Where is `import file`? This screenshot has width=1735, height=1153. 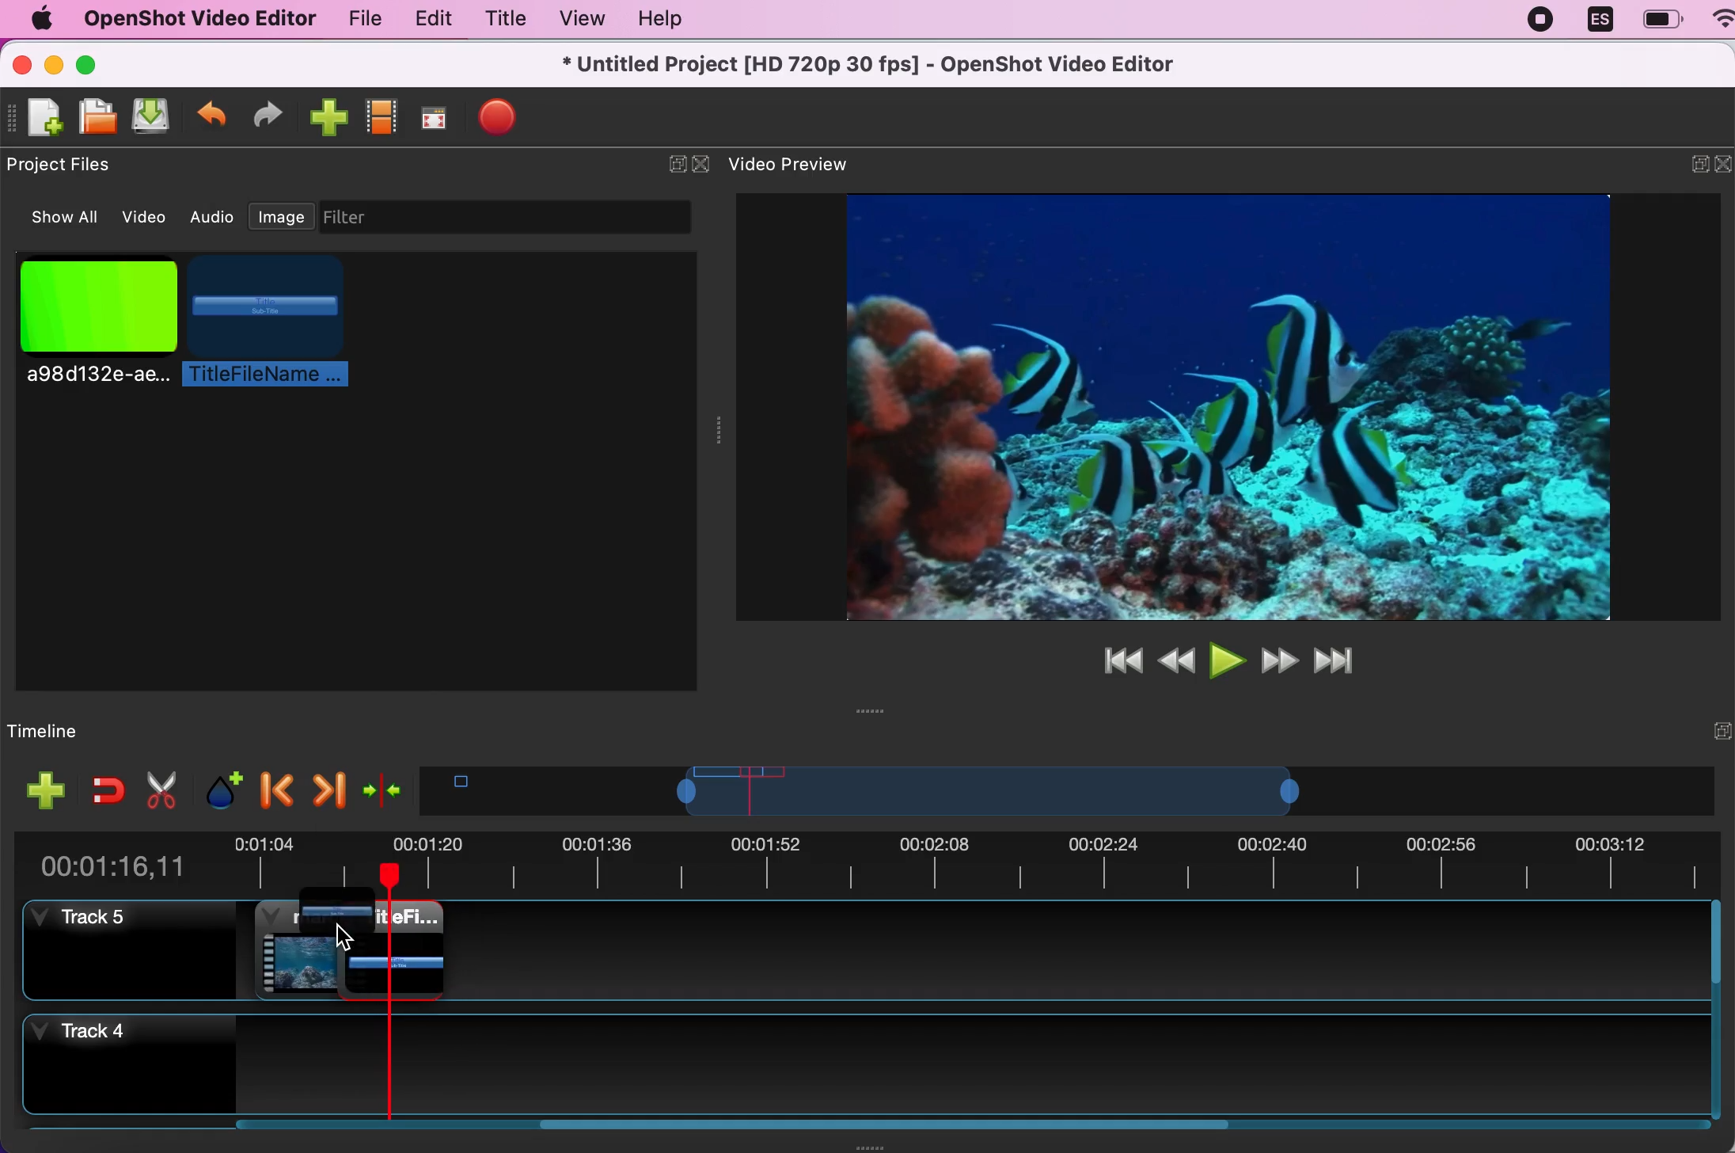 import file is located at coordinates (328, 116).